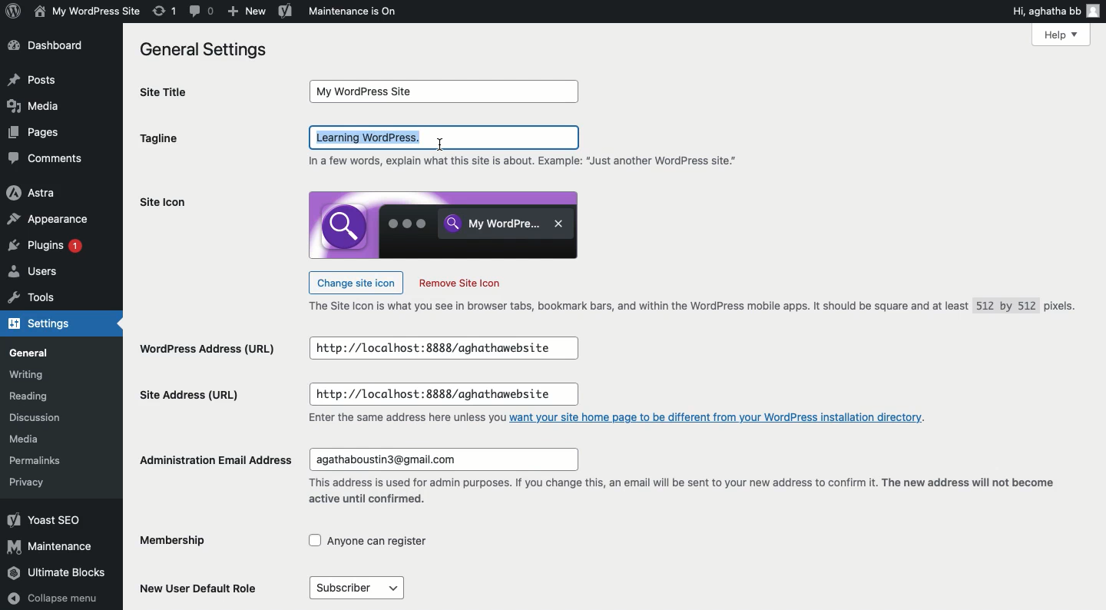 Image resolution: width=1106 pixels, height=610 pixels. Describe the element at coordinates (55, 598) in the screenshot. I see `Collapse menu` at that location.